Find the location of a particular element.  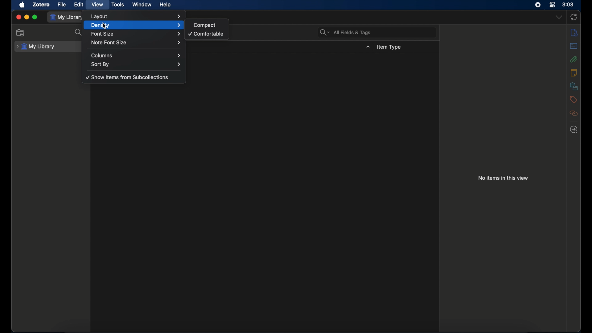

cursor is located at coordinates (104, 26).